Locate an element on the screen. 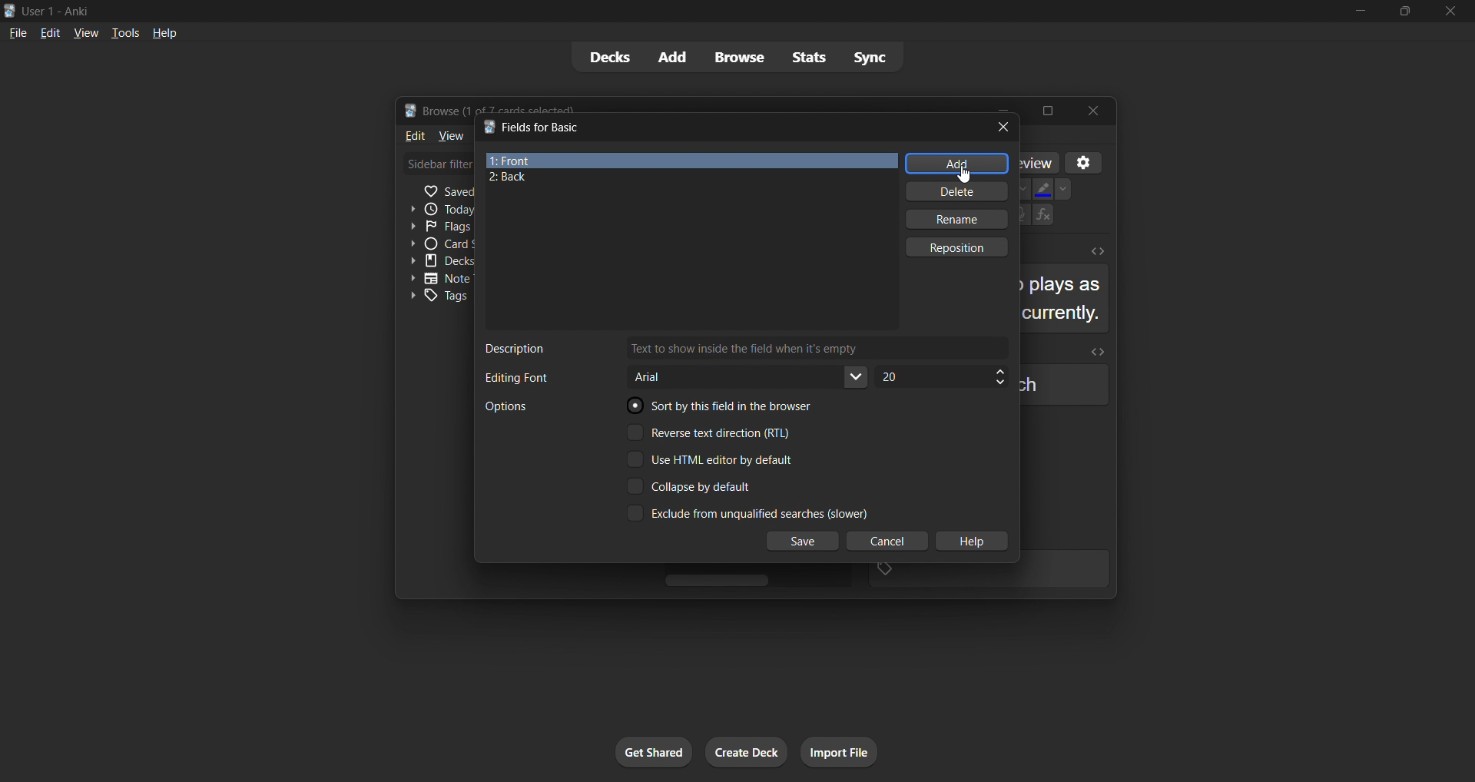 Image resolution: width=1475 pixels, height=782 pixels. front field is located at coordinates (690, 161).